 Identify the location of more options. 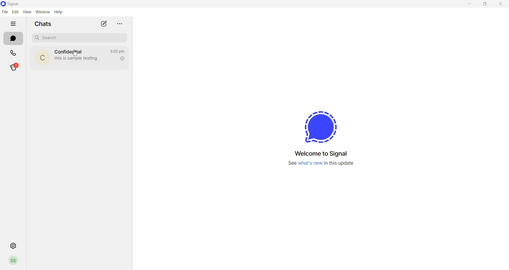
(120, 23).